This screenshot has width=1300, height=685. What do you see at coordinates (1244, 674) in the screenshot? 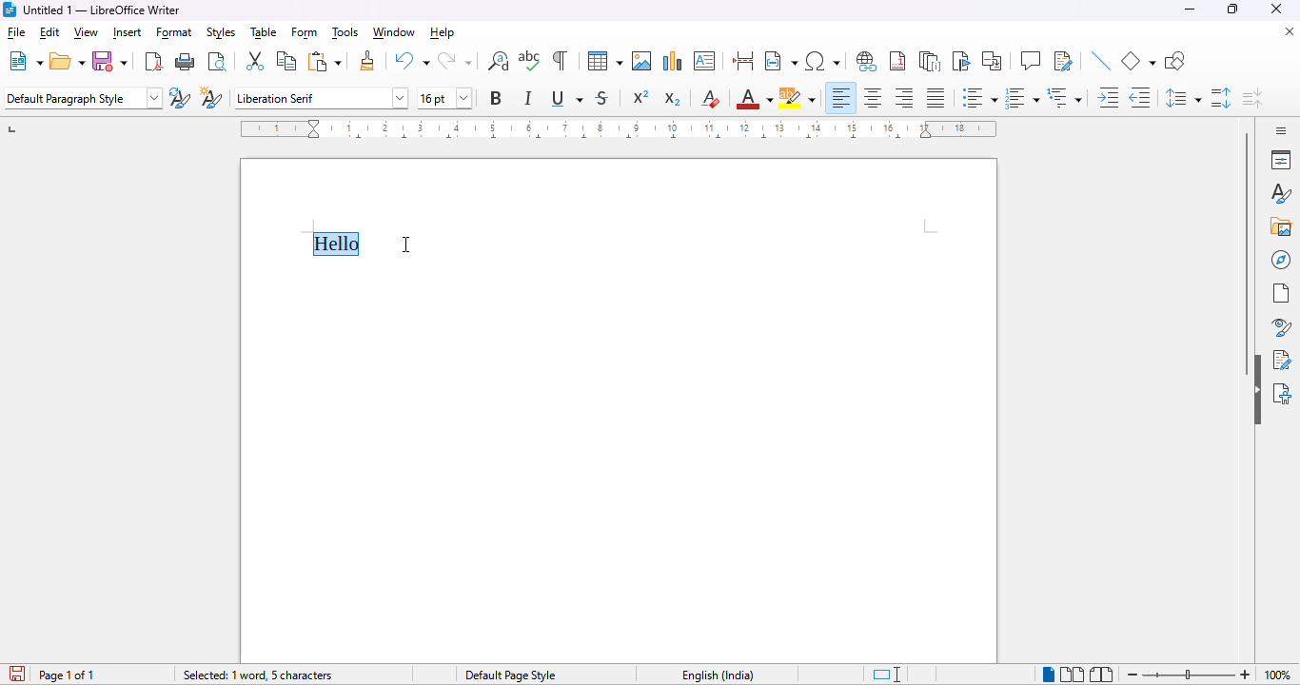
I see `zoom in` at bounding box center [1244, 674].